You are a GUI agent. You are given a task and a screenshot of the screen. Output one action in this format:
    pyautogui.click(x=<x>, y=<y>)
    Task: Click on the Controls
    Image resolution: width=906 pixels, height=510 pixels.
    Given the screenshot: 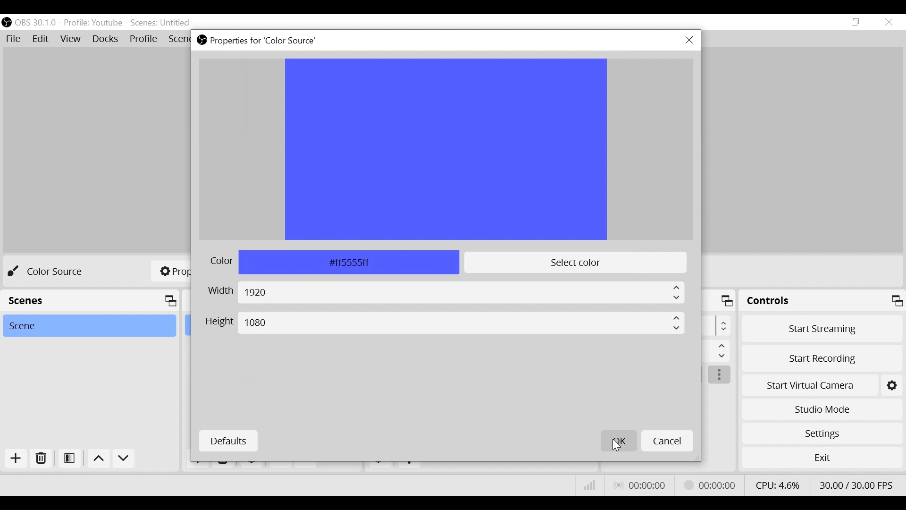 What is the action you would take?
    pyautogui.click(x=822, y=302)
    